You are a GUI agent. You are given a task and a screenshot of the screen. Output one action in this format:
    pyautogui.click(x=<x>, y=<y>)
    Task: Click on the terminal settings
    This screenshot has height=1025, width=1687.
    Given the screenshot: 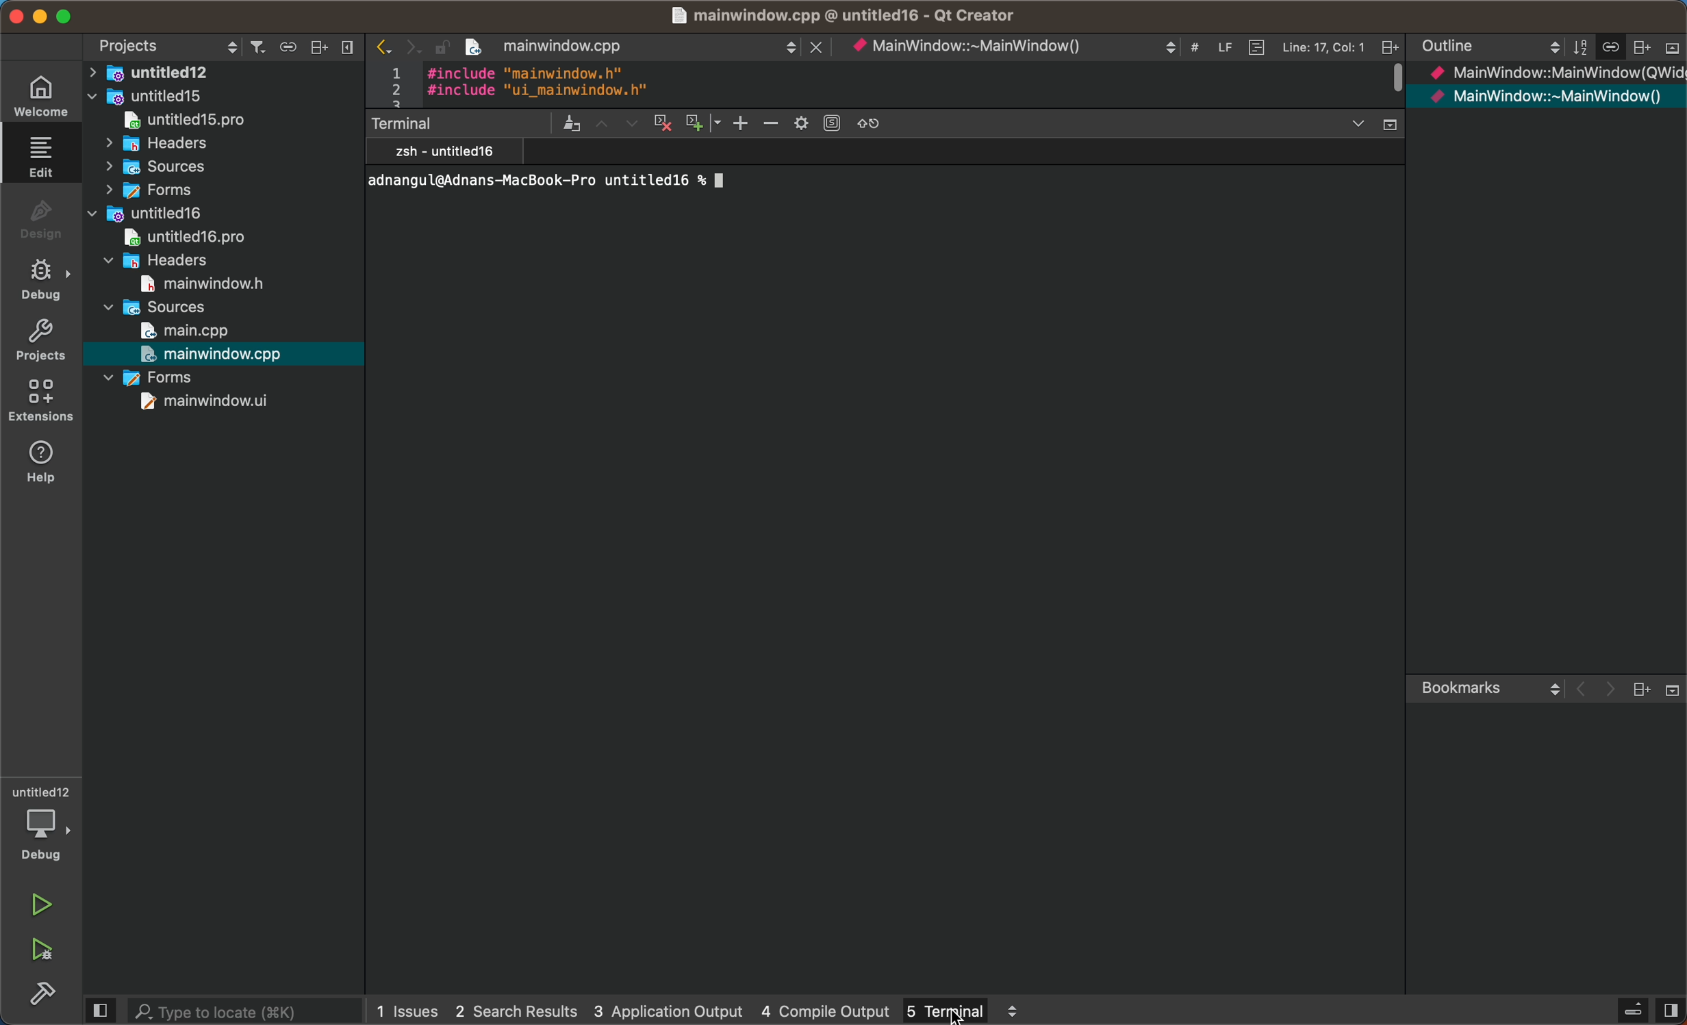 What is the action you would take?
    pyautogui.click(x=635, y=125)
    